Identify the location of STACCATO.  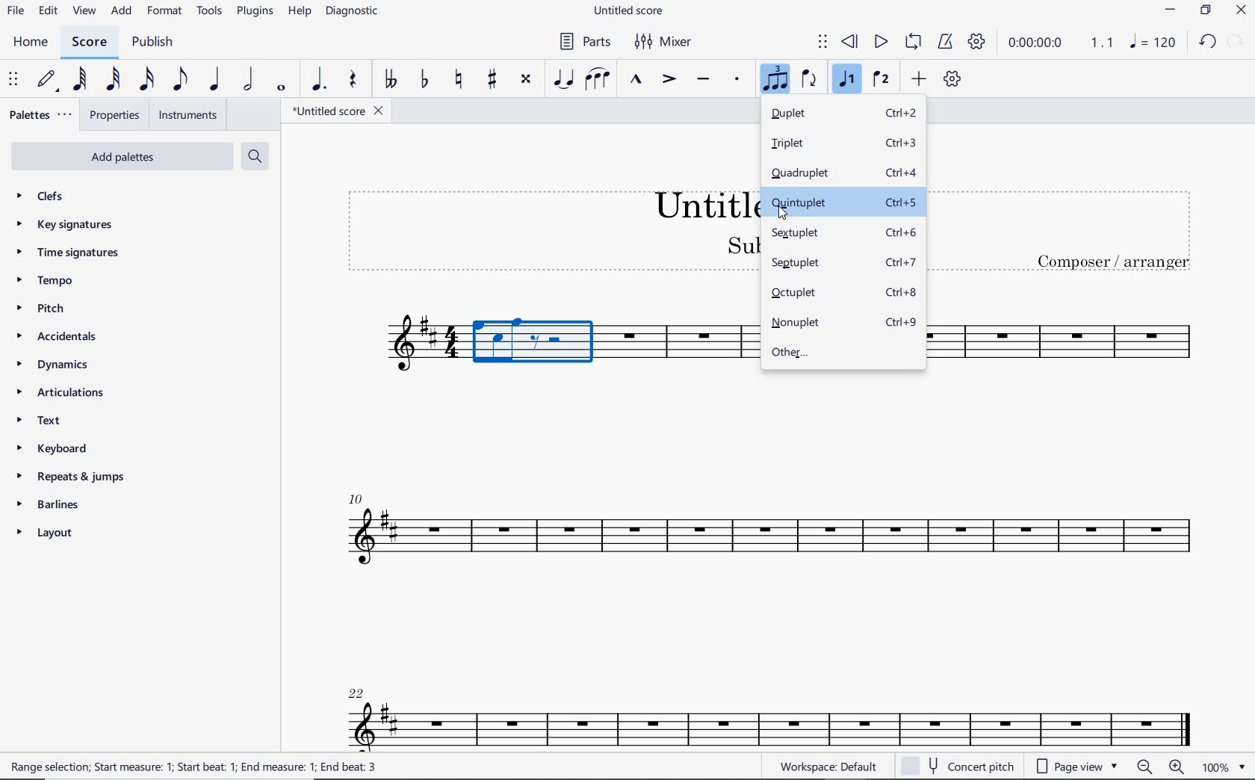
(737, 81).